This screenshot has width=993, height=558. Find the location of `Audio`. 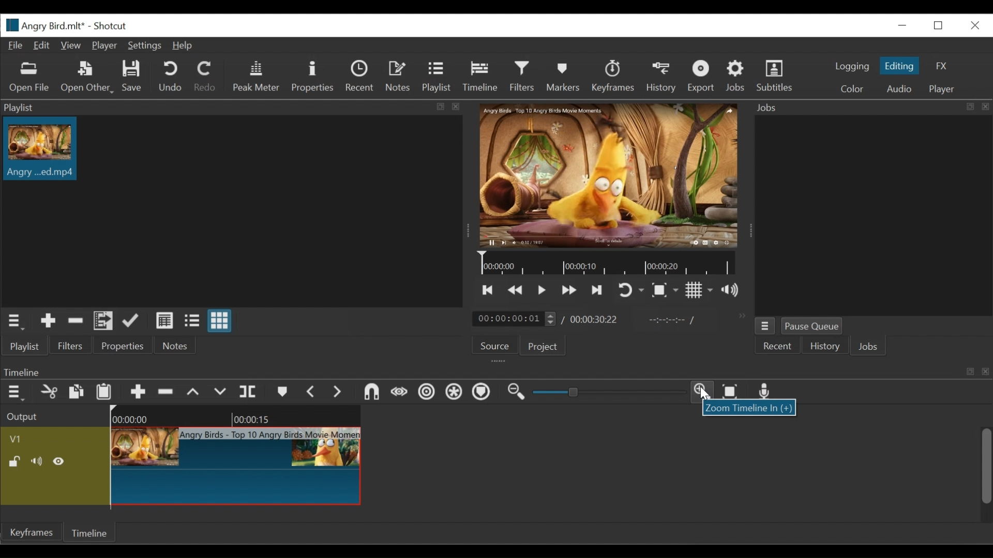

Audio is located at coordinates (896, 88).